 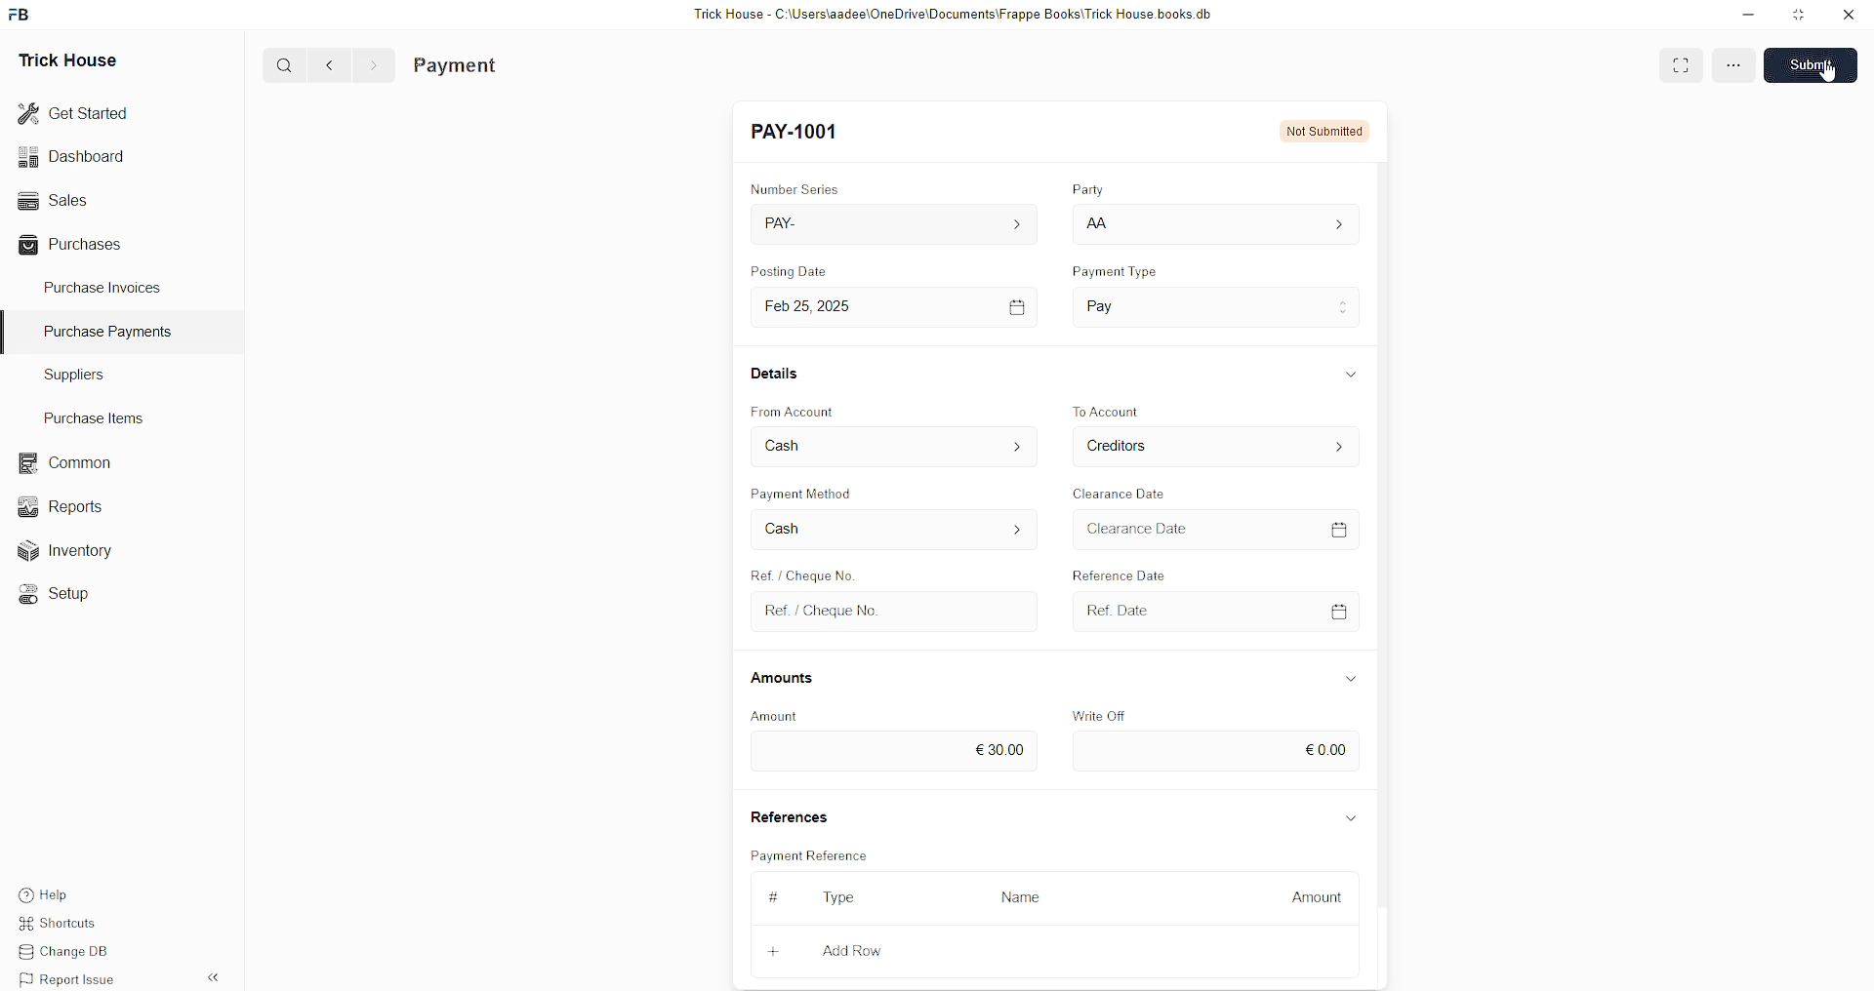 I want to click on minimise down, so click(x=1745, y=15).